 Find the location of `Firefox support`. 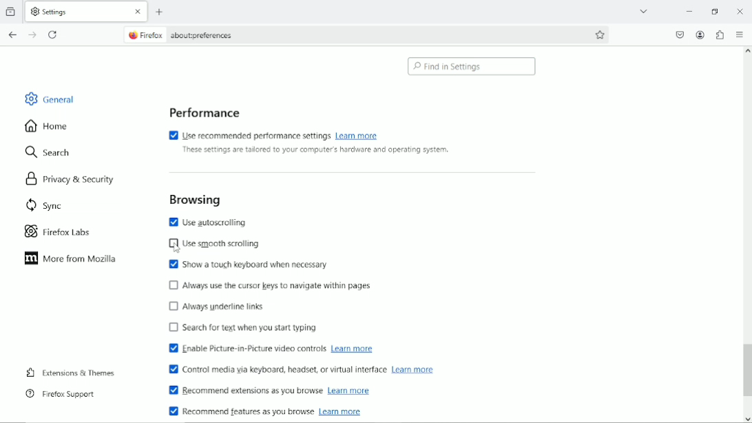

Firefox support is located at coordinates (61, 393).